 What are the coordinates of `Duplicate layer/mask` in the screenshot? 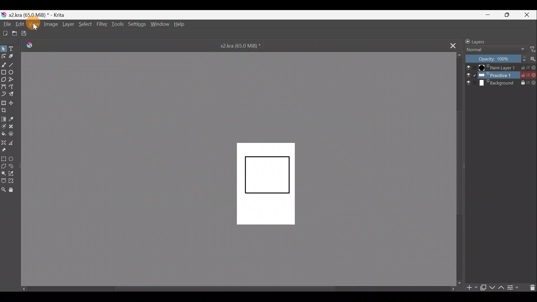 It's located at (484, 289).